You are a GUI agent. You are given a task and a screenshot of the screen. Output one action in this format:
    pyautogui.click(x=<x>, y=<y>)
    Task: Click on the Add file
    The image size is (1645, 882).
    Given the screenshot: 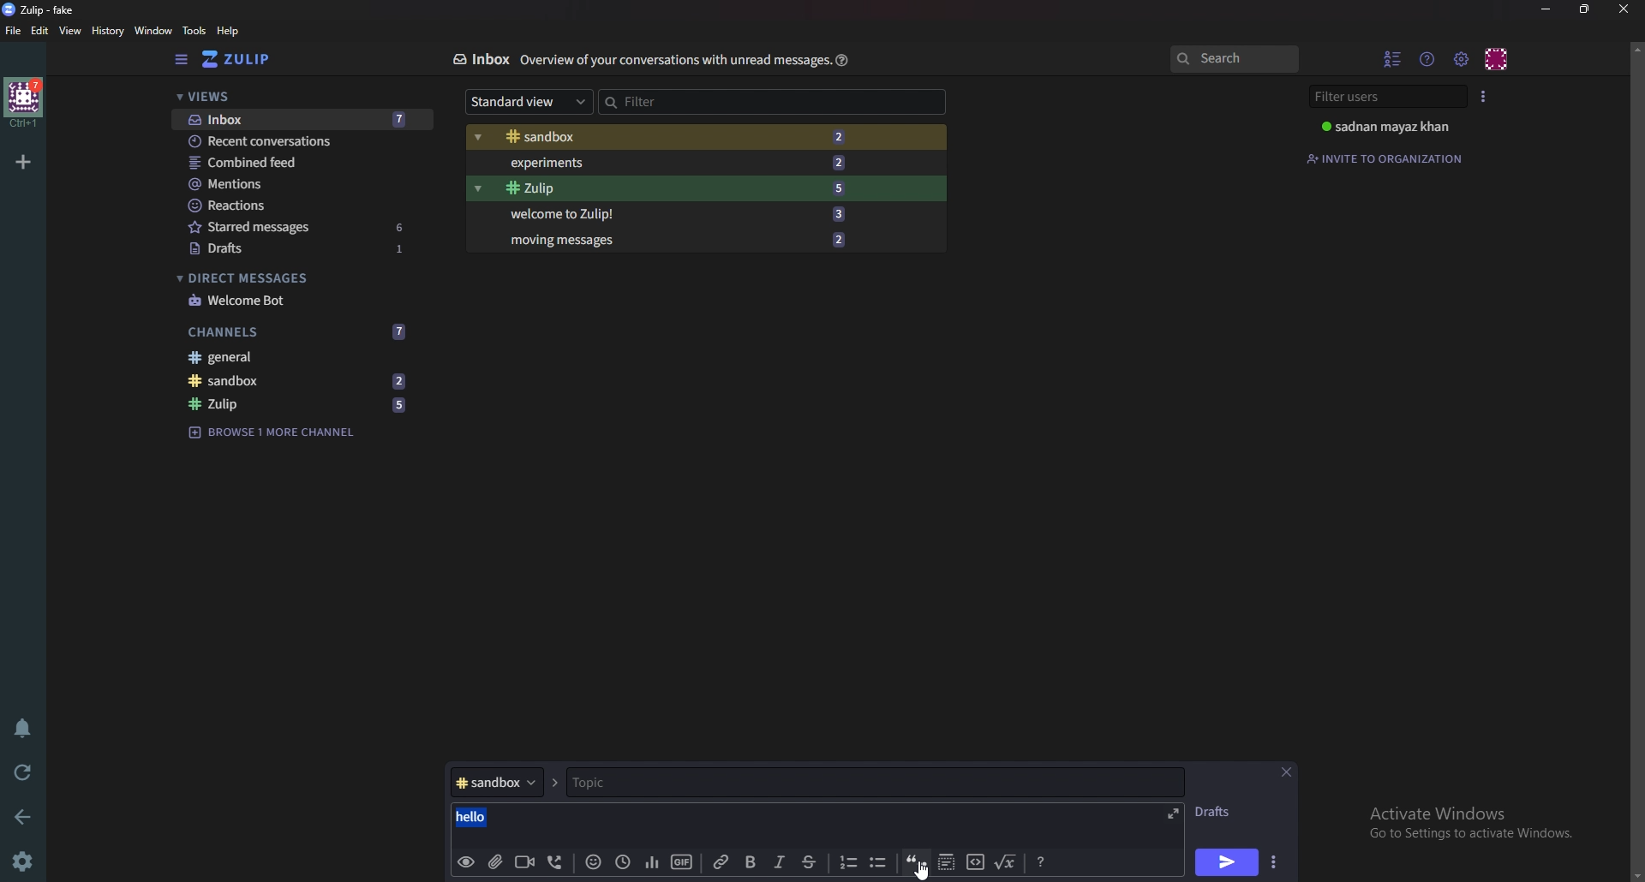 What is the action you would take?
    pyautogui.click(x=495, y=860)
    